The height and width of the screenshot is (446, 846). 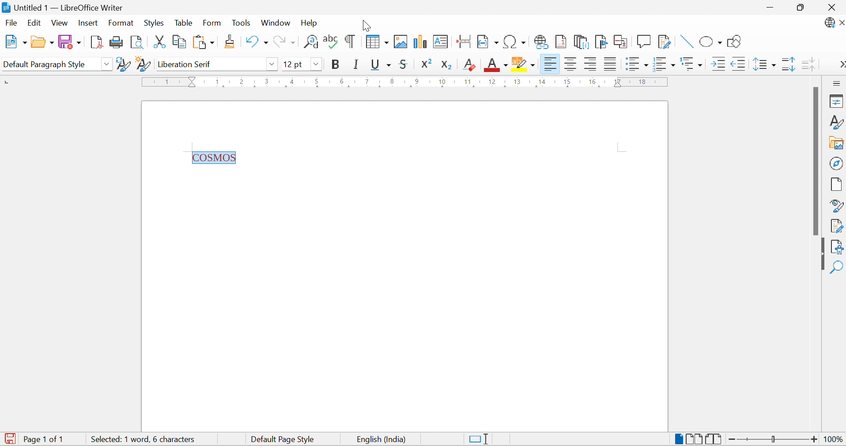 I want to click on Insert Image, so click(x=402, y=42).